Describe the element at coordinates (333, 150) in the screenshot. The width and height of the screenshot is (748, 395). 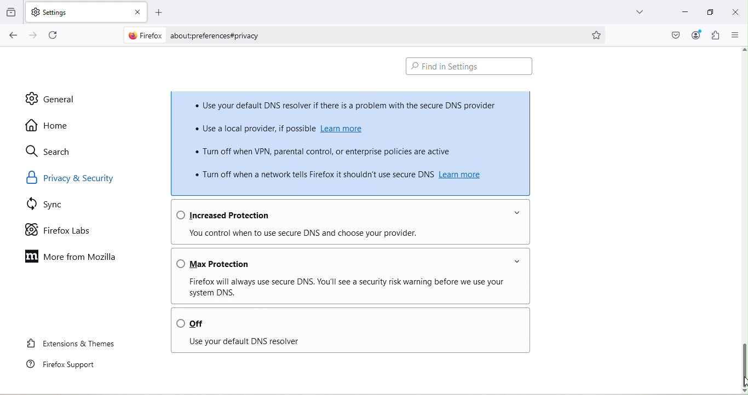
I see `« Turn off when VPN, parental control, or enterprise policies are active` at that location.